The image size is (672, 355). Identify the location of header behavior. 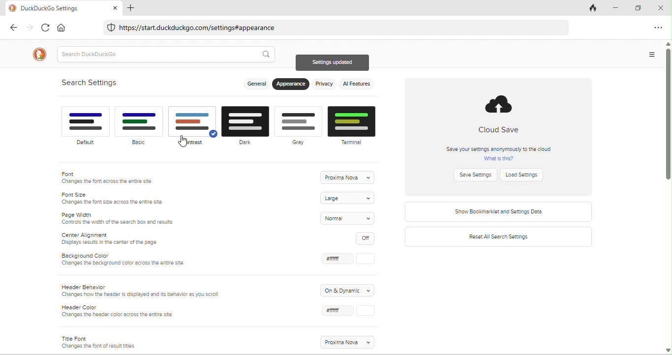
(144, 292).